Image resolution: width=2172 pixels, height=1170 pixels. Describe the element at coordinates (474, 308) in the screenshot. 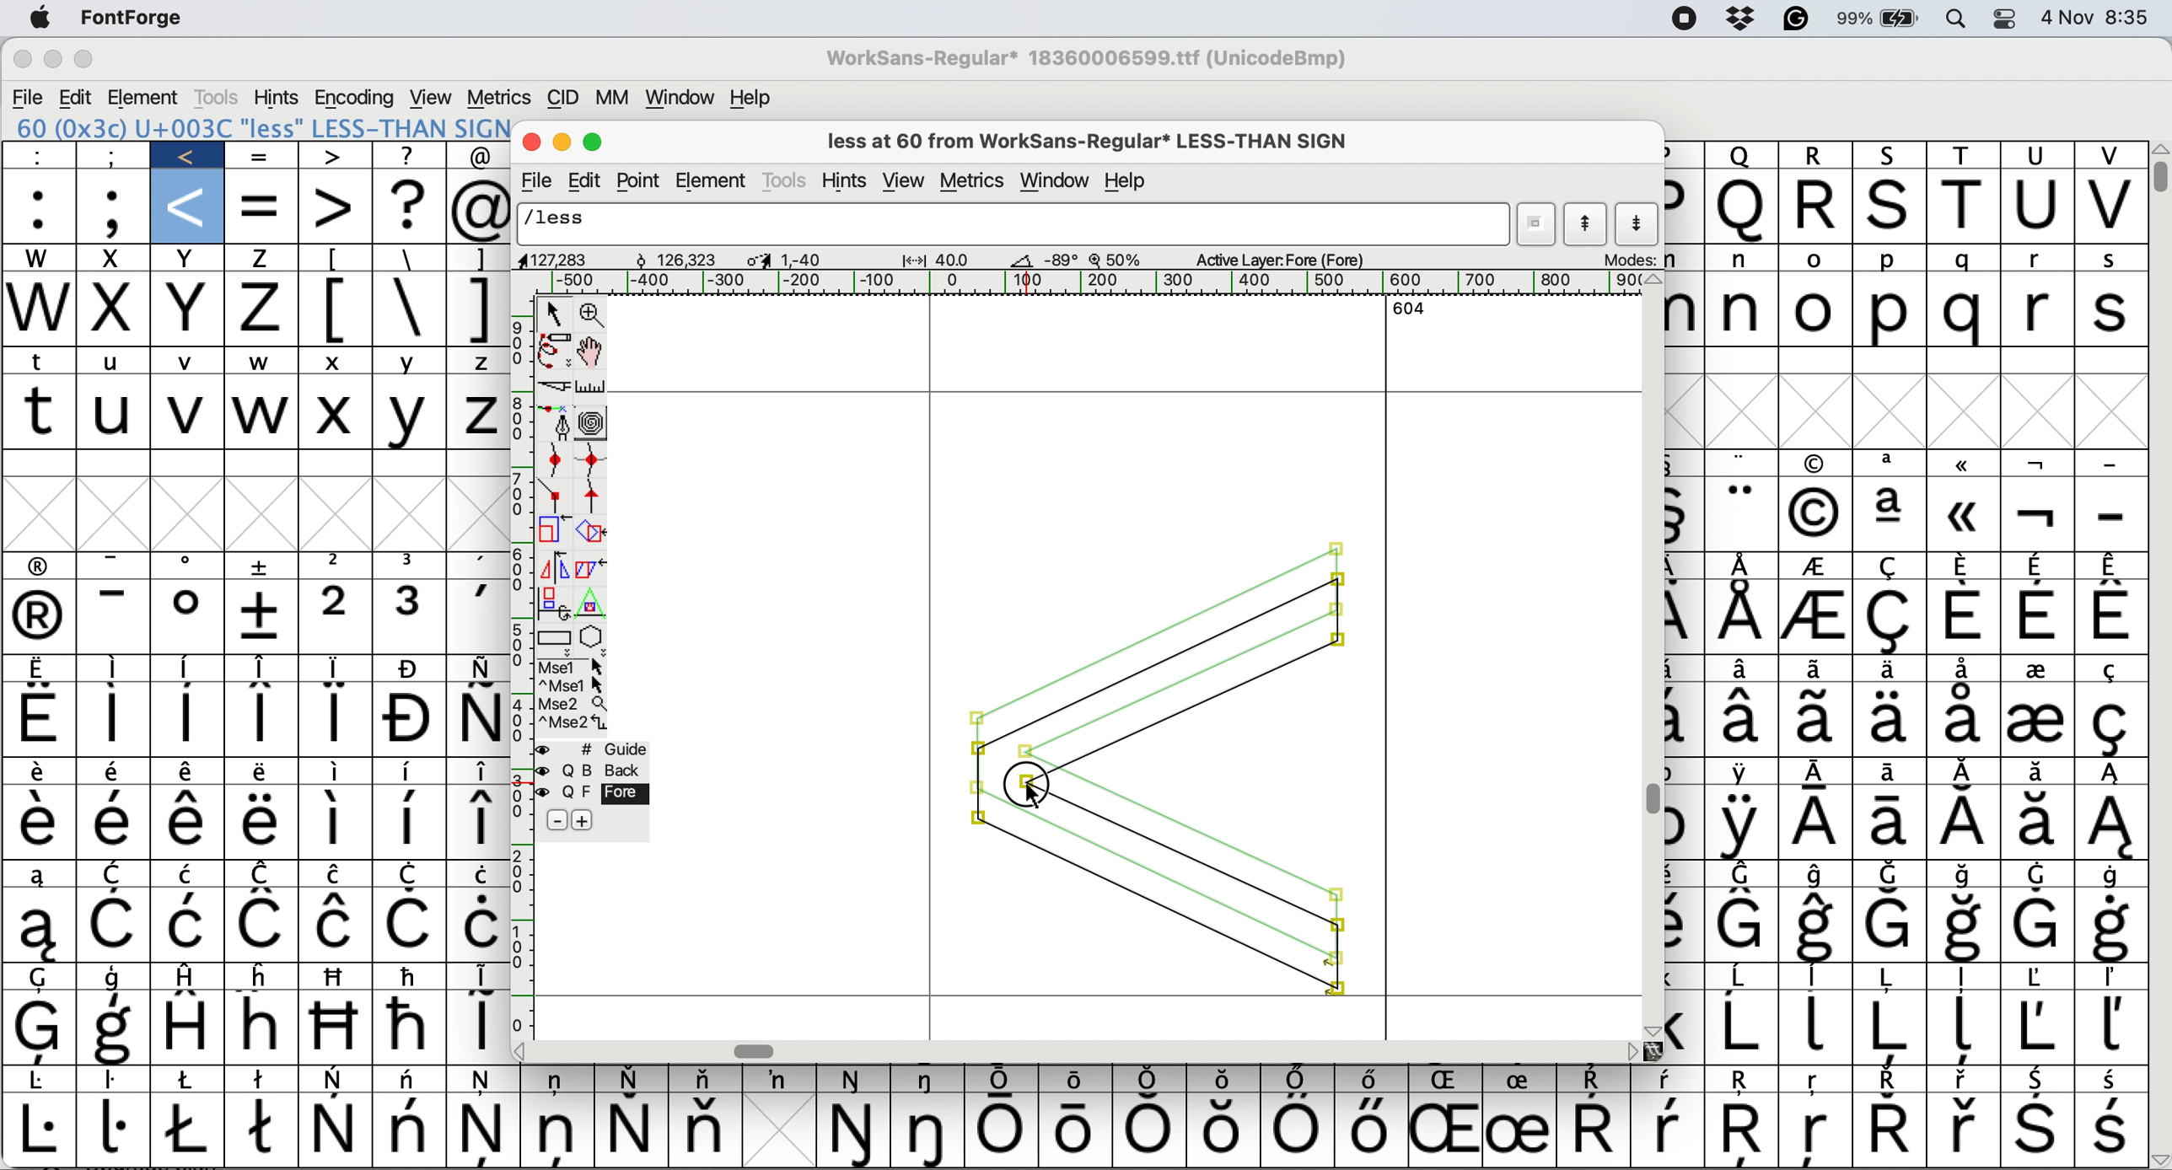

I see `]` at that location.